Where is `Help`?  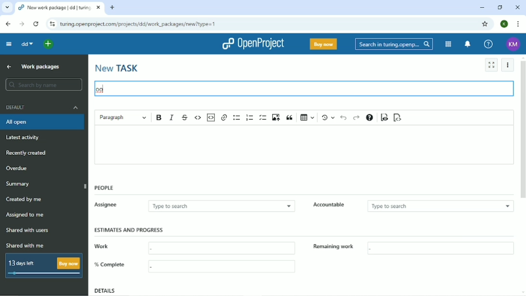 Help is located at coordinates (488, 44).